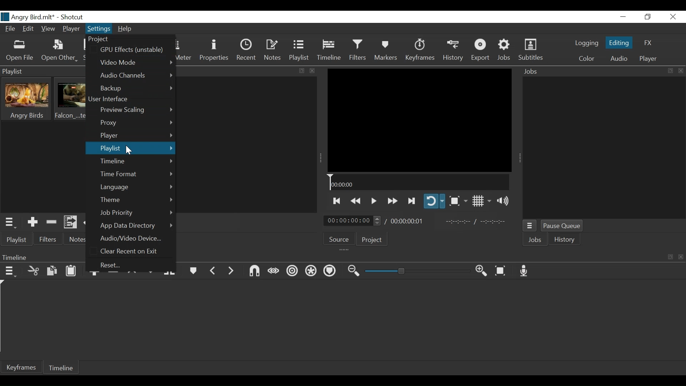  Describe the element at coordinates (130, 151) in the screenshot. I see `Cursor` at that location.